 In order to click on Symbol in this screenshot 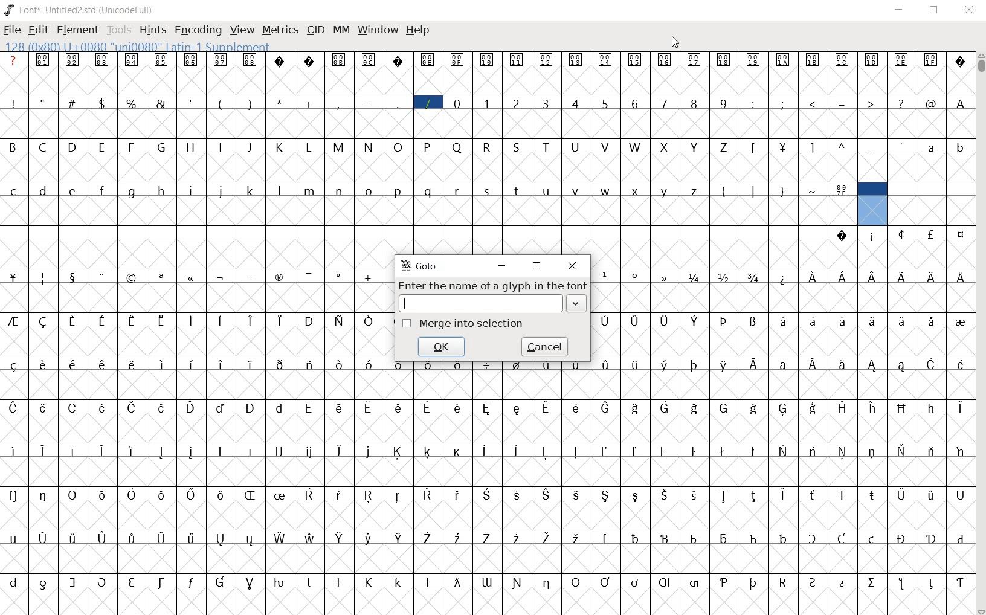, I will do `click(755, 320)`.